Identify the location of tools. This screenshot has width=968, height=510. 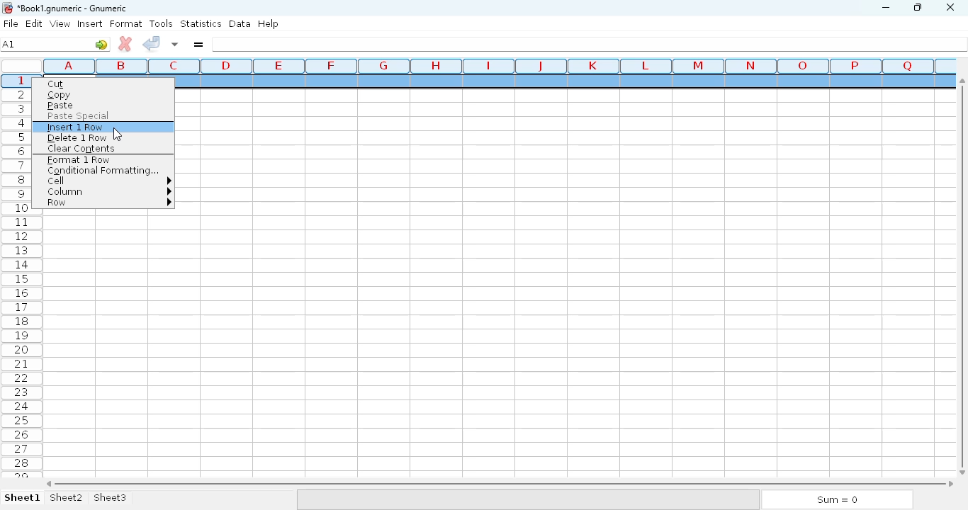
(161, 23).